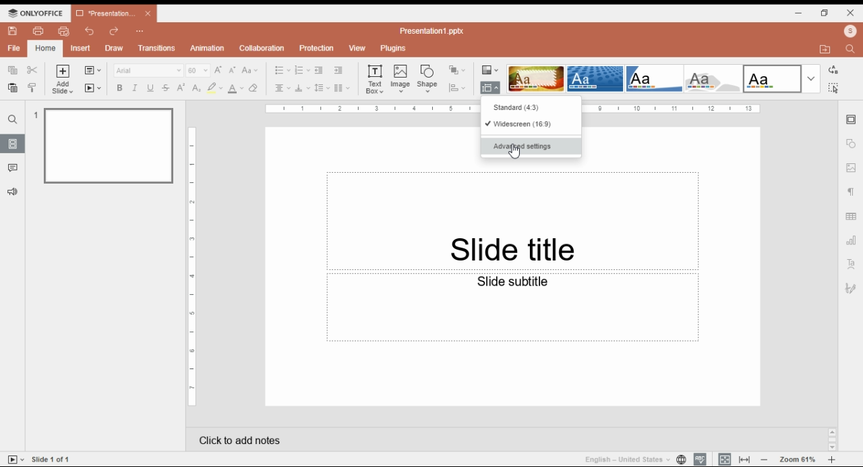  What do you see at coordinates (536, 78) in the screenshot?
I see `slide them option` at bounding box center [536, 78].